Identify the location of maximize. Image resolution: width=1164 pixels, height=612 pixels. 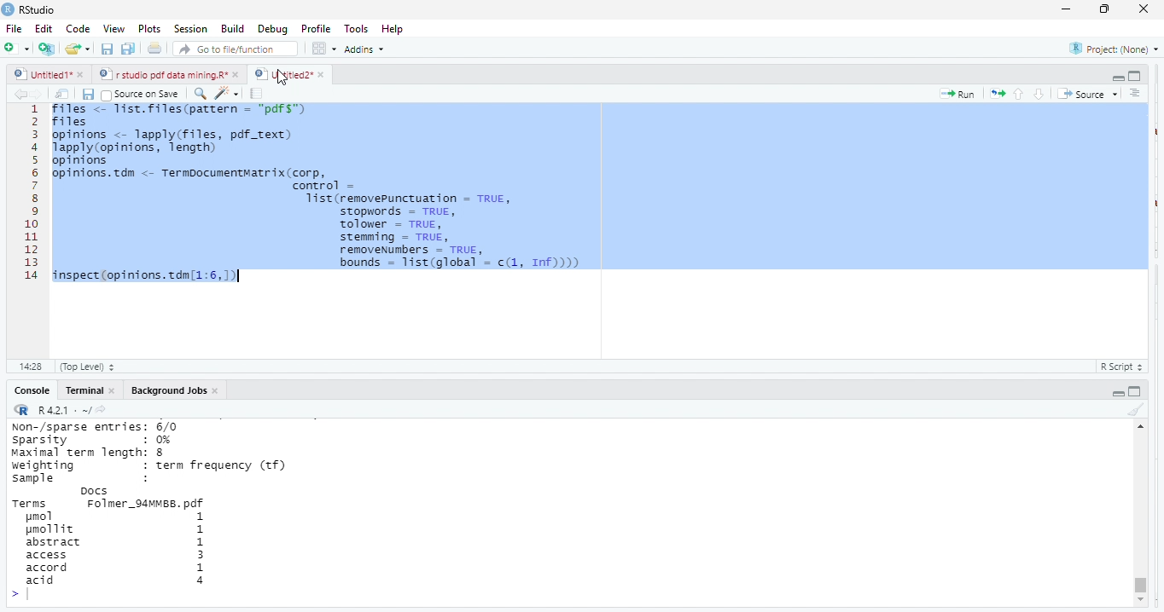
(1107, 10).